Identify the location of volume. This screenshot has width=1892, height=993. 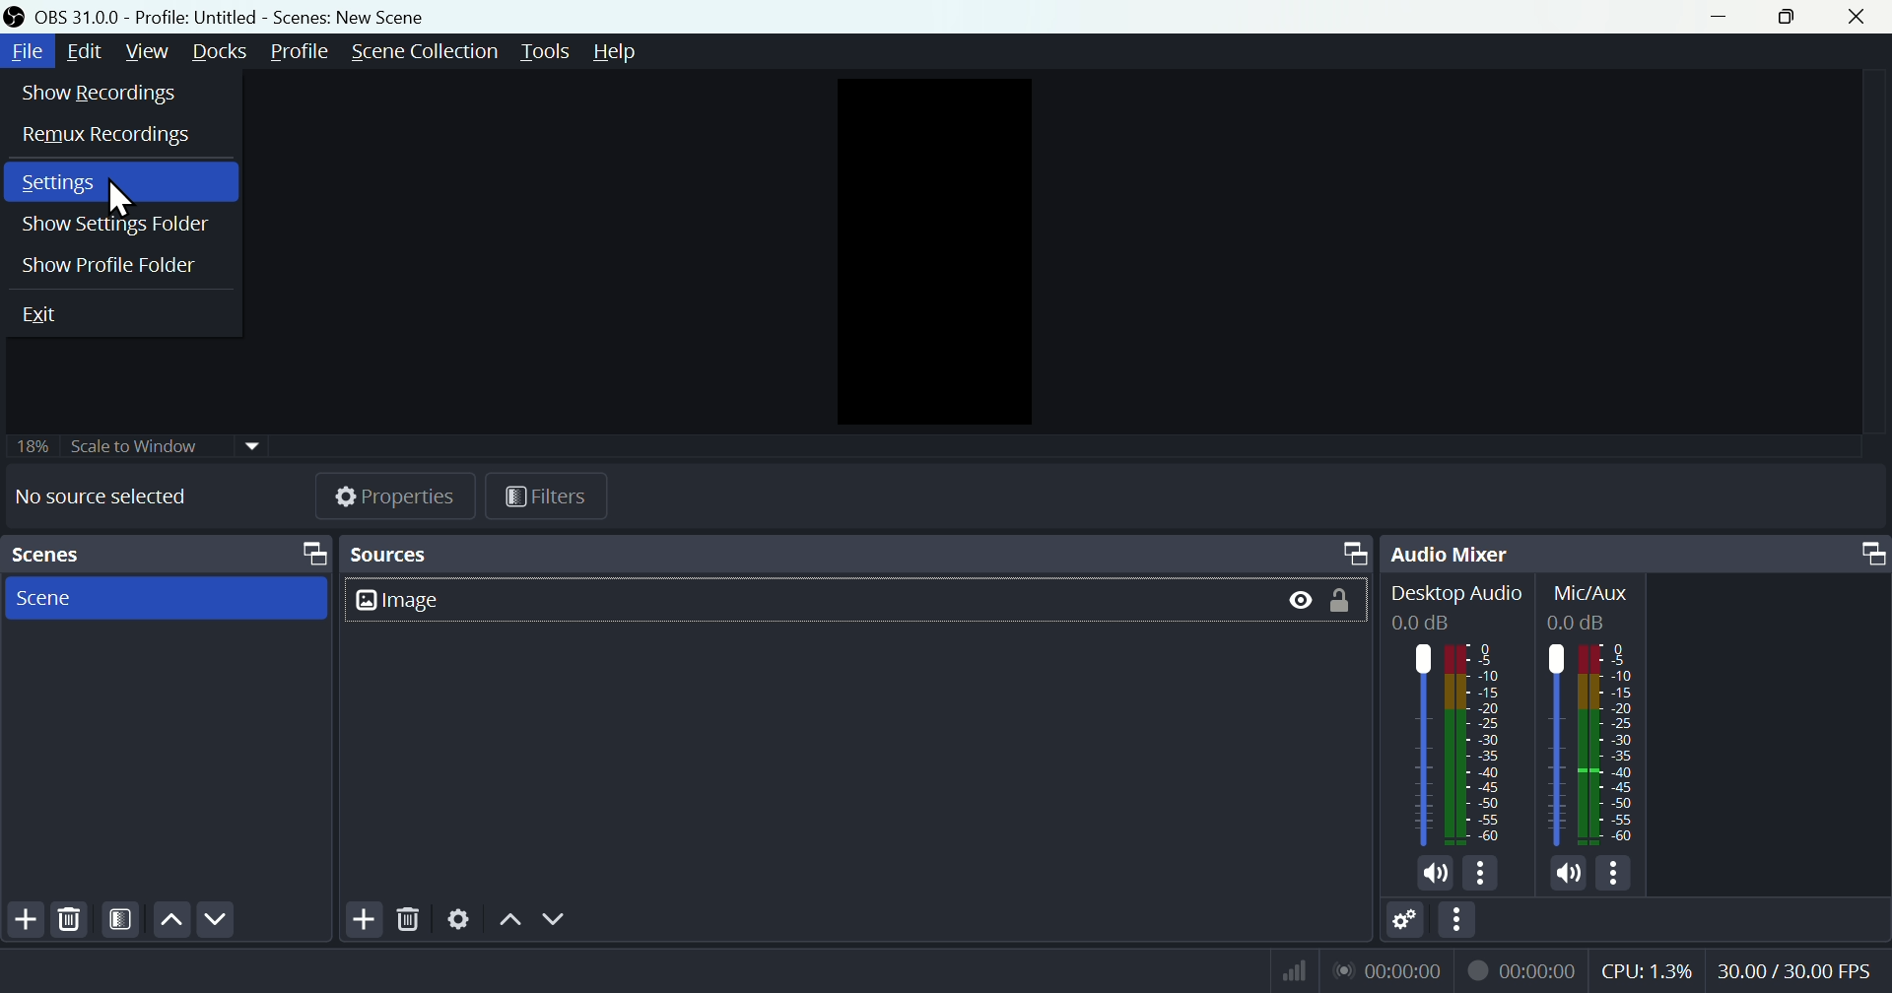
(1434, 875).